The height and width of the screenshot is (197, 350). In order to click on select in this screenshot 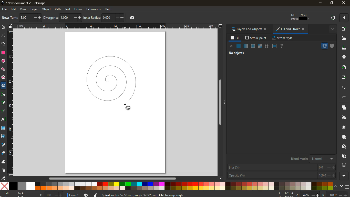, I will do `click(37, 18)`.